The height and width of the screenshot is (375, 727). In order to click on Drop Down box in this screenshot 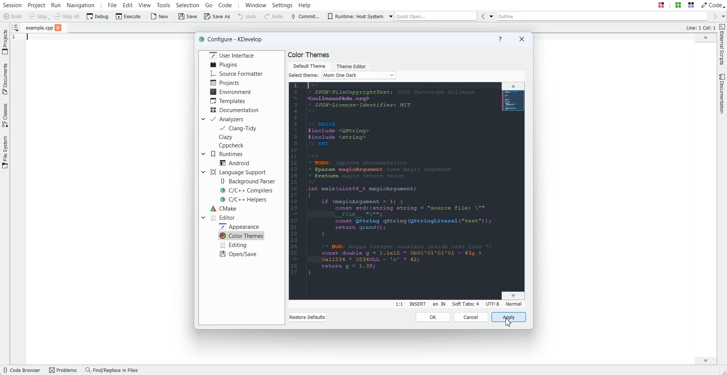, I will do `click(203, 217)`.